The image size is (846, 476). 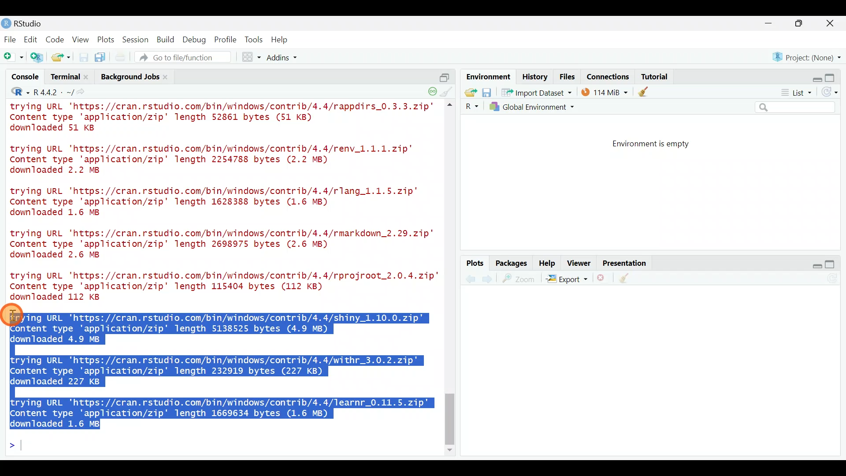 What do you see at coordinates (137, 39) in the screenshot?
I see `Session` at bounding box center [137, 39].